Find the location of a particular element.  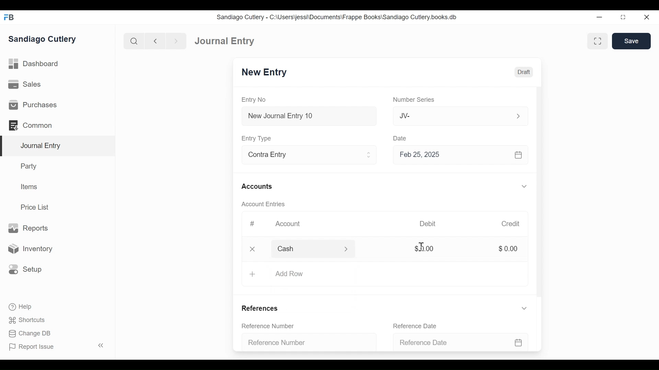

# is located at coordinates (254, 223).